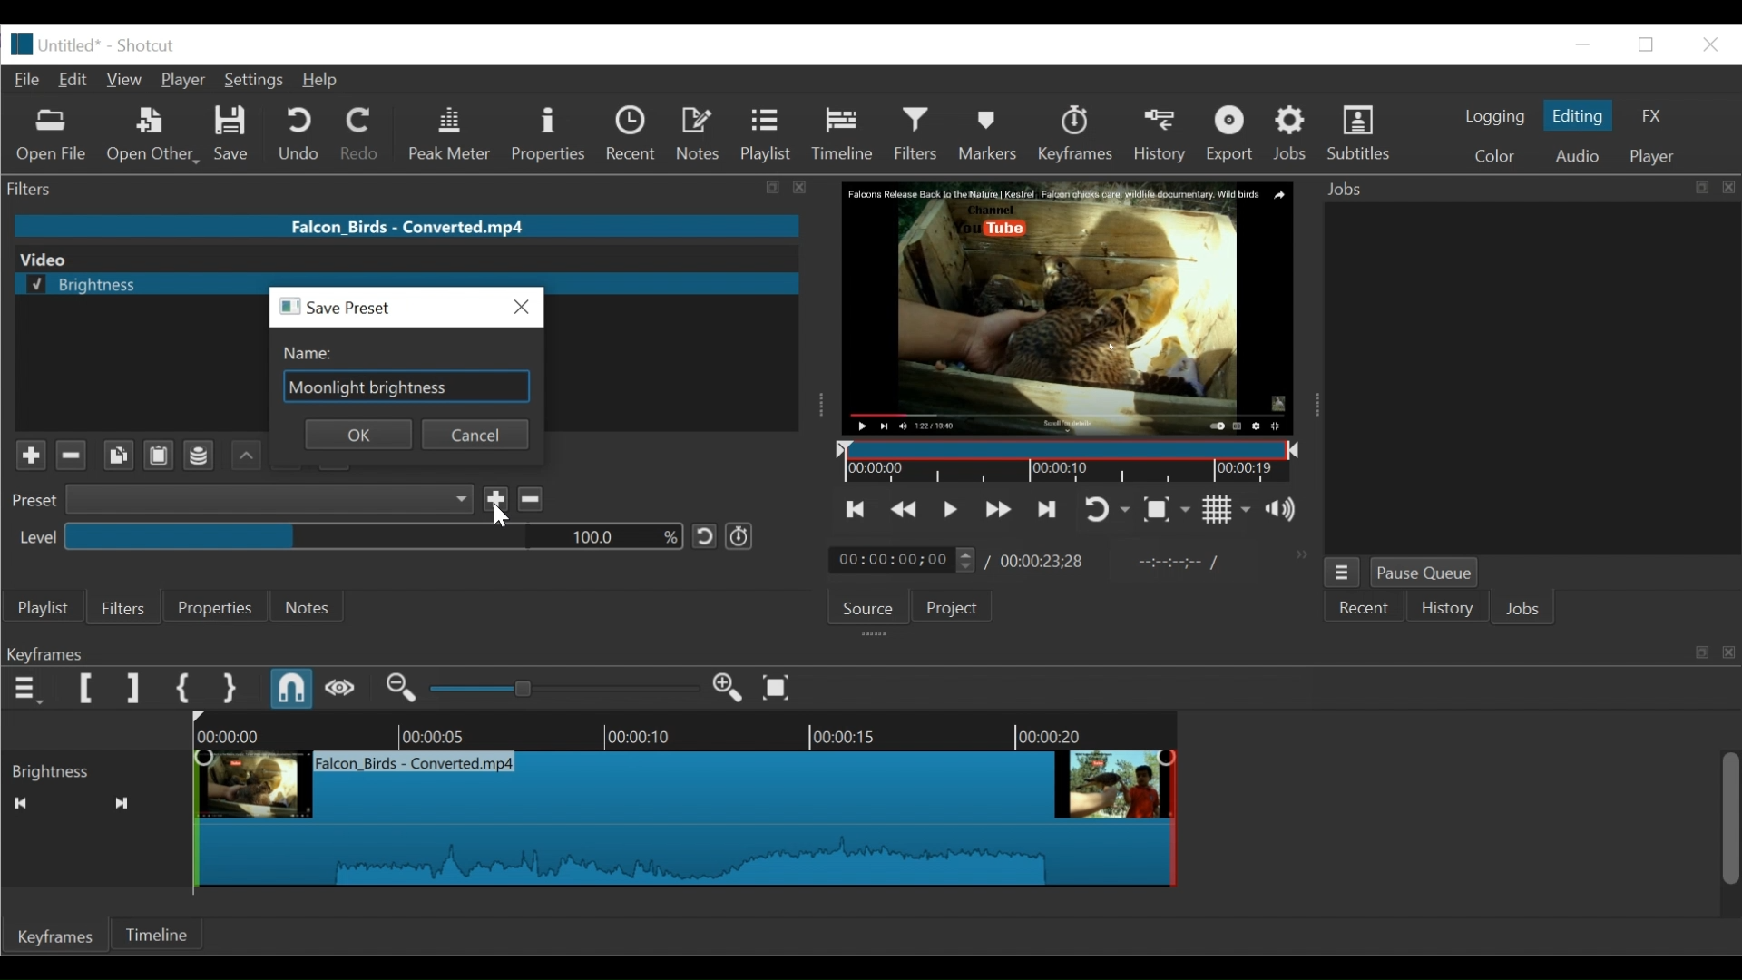 The image size is (1742, 980). I want to click on Set Second Simple Keyframe, so click(228, 688).